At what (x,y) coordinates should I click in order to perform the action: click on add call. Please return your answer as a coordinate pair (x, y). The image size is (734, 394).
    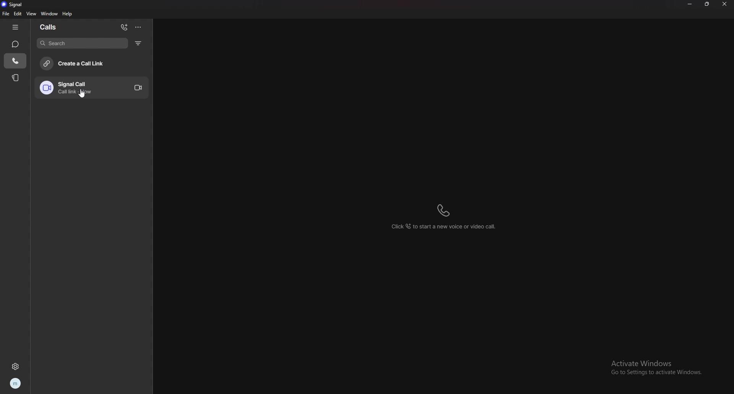
    Looking at the image, I should click on (125, 26).